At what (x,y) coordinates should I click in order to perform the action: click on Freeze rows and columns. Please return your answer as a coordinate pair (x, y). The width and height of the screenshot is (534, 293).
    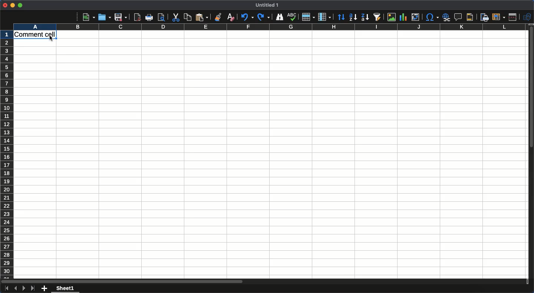
    Looking at the image, I should click on (498, 17).